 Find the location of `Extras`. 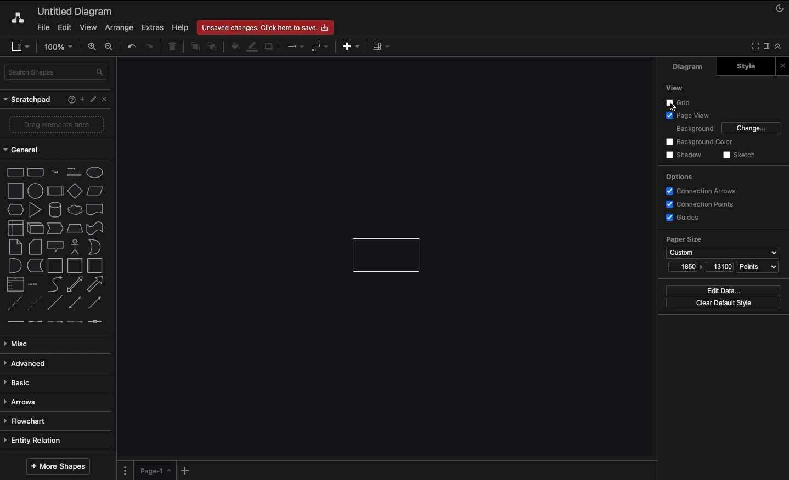

Extras is located at coordinates (151, 28).